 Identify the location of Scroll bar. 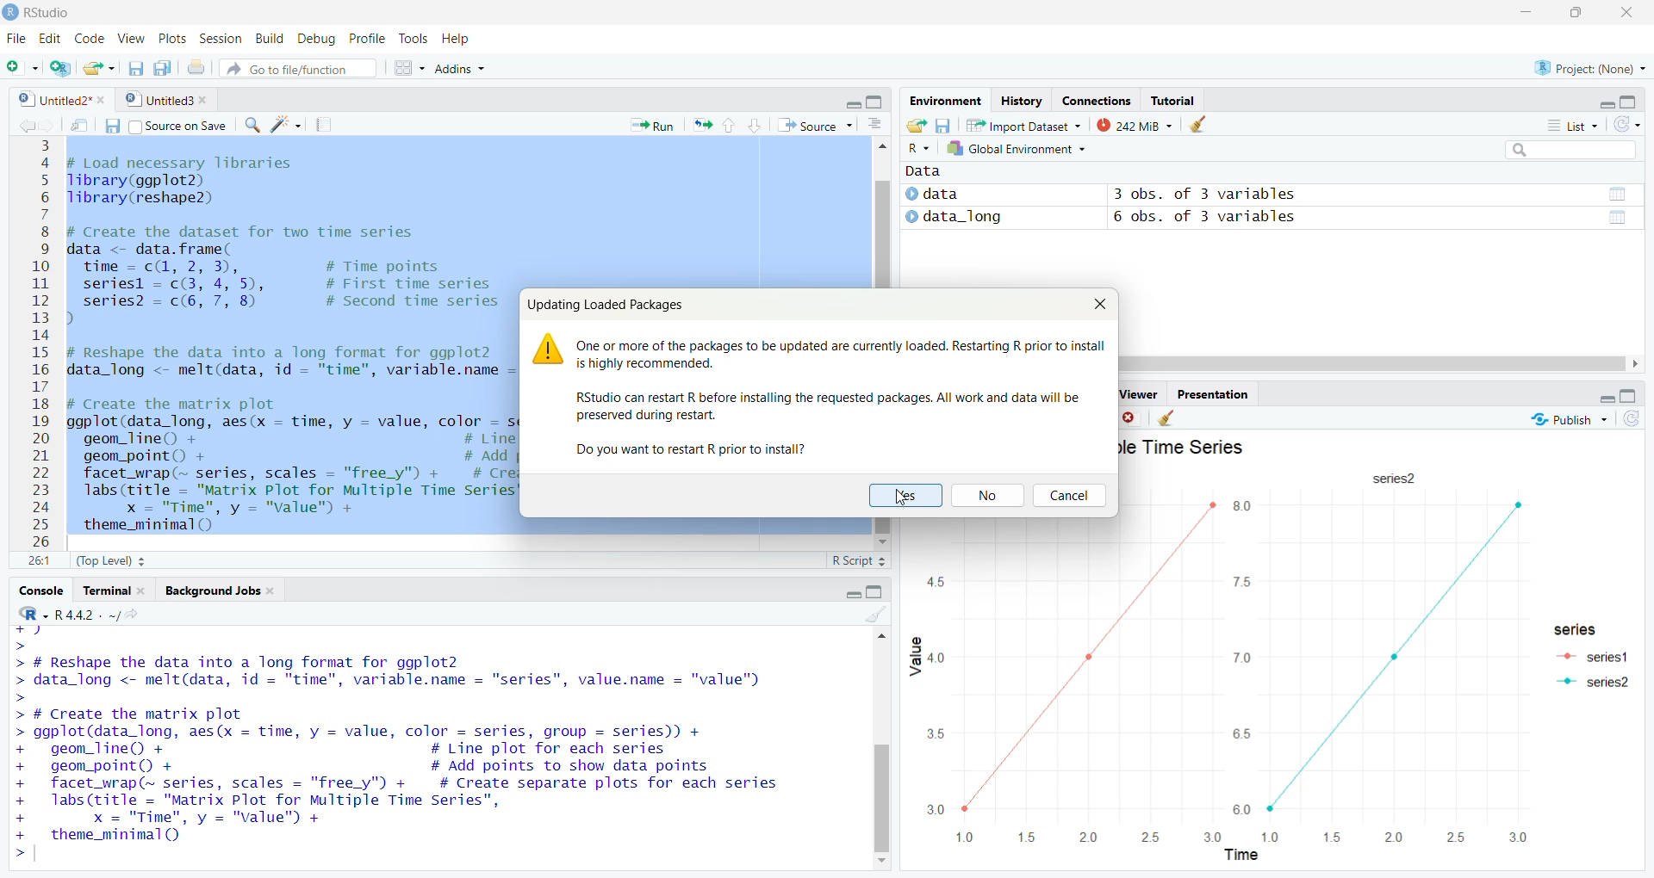
(884, 797).